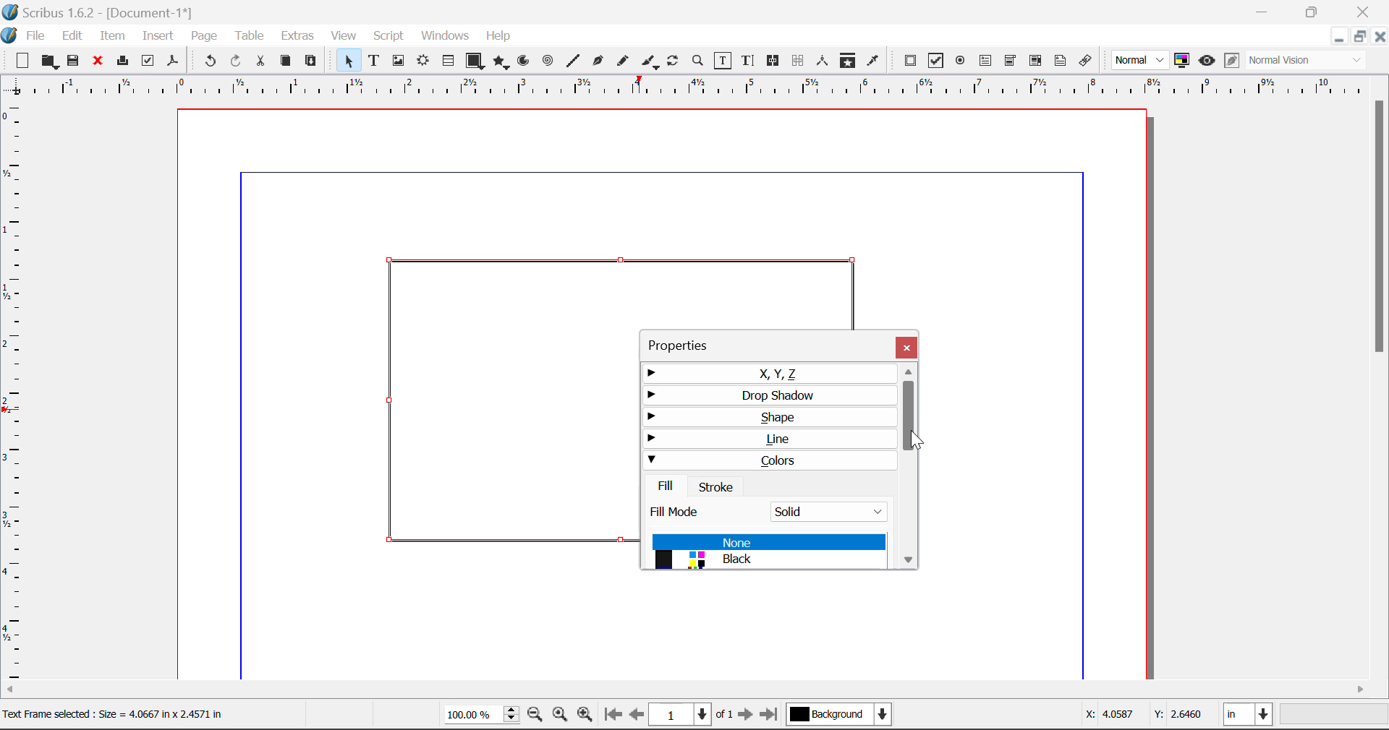 Image resolution: width=1389 pixels, height=730 pixels. I want to click on Paste, so click(312, 61).